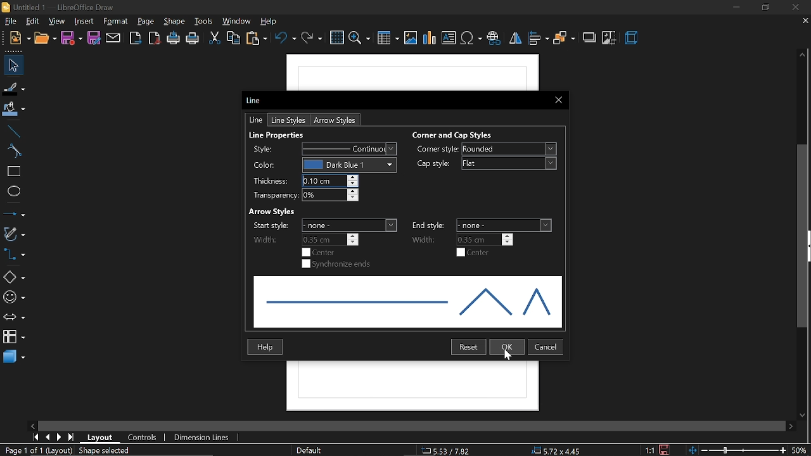 Image resolution: width=811 pixels, height=456 pixels. I want to click on line style, so click(288, 120).